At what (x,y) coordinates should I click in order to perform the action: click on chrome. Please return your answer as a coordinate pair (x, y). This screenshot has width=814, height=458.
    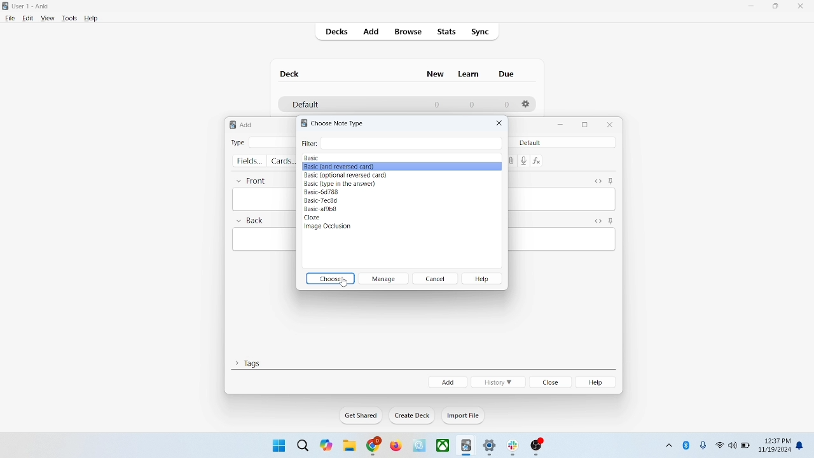
    Looking at the image, I should click on (374, 446).